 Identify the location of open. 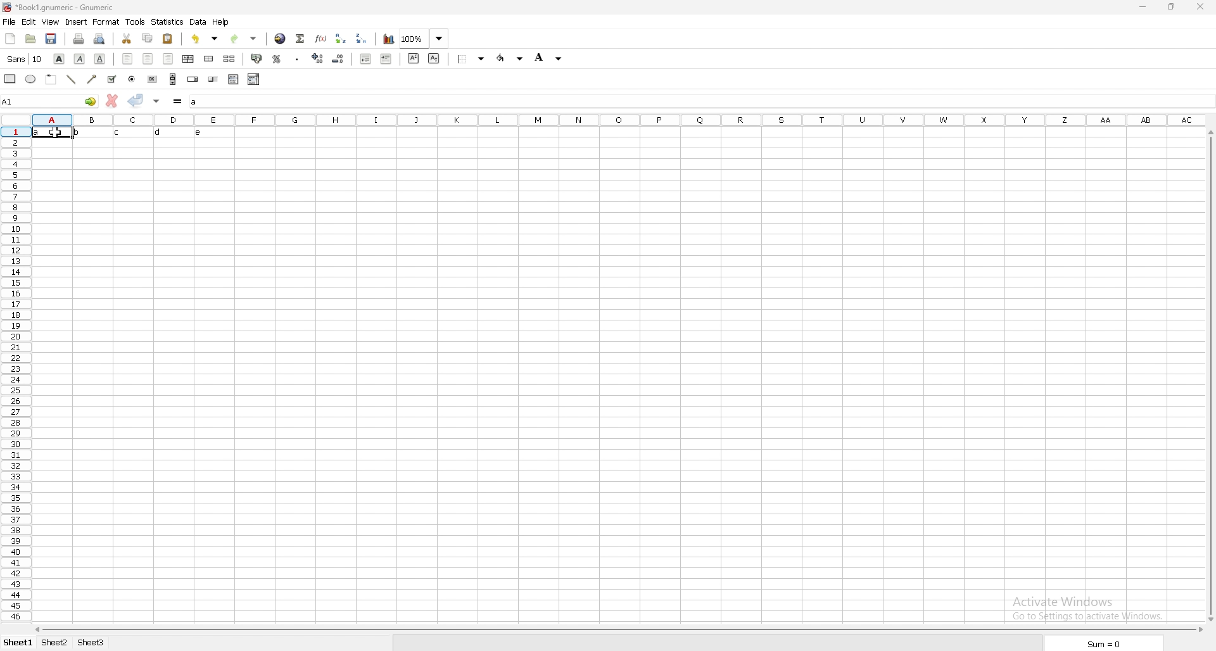
(31, 39).